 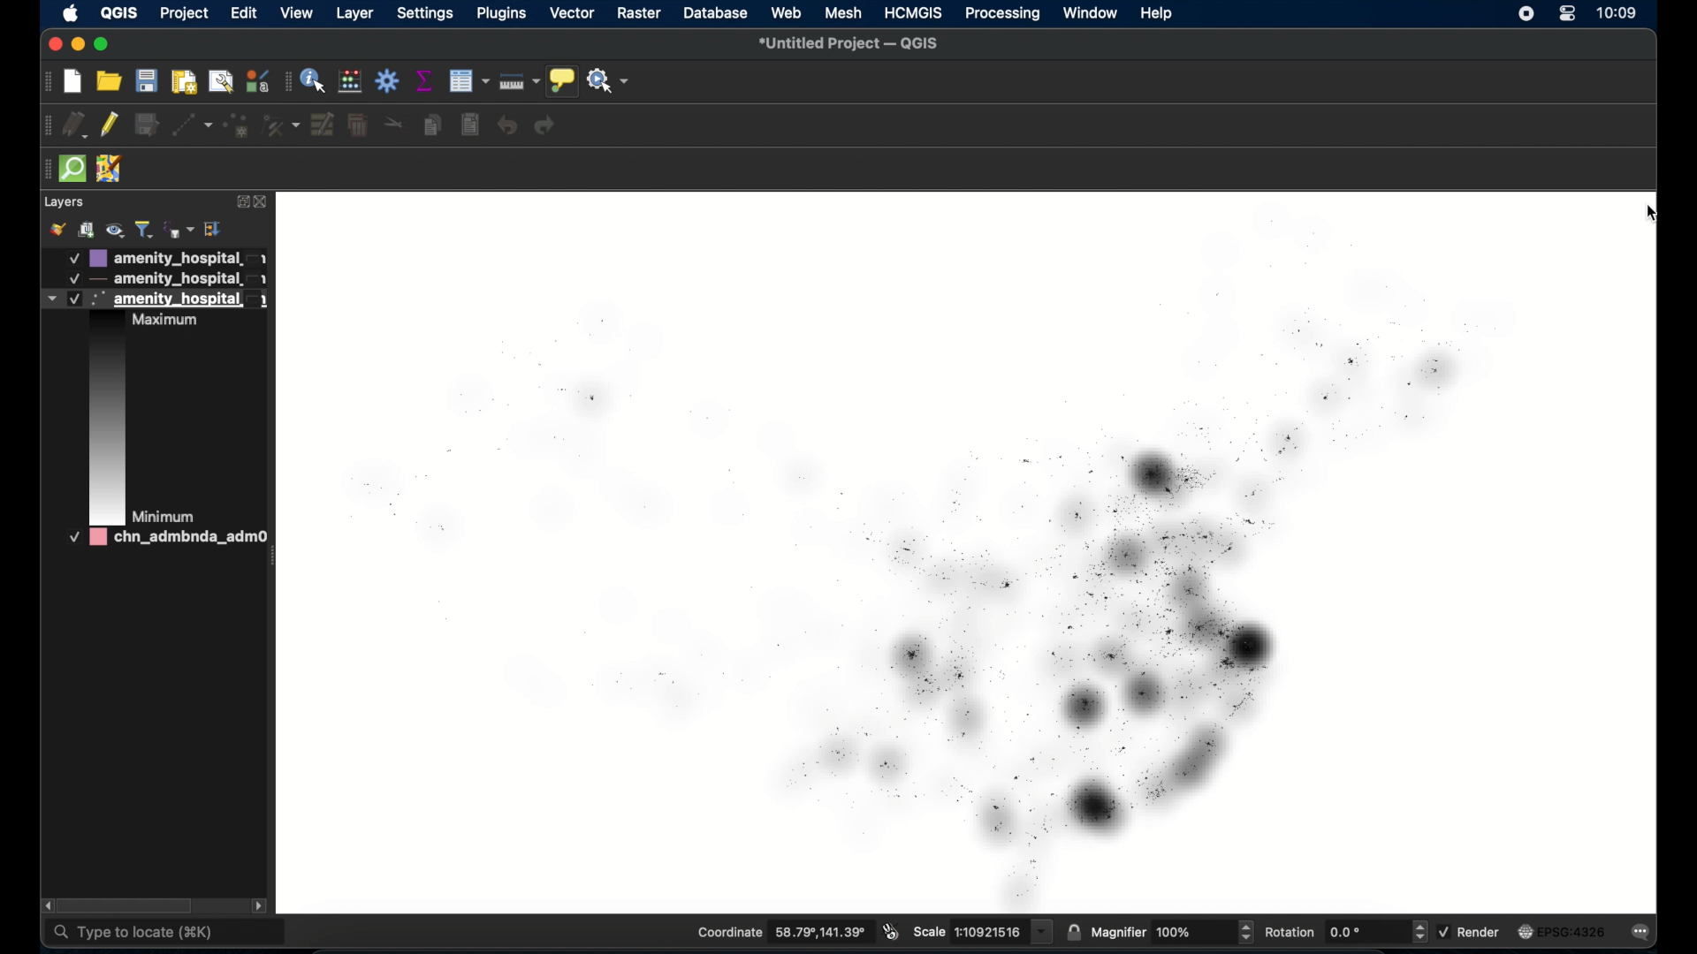 I want to click on delete selected, so click(x=469, y=125).